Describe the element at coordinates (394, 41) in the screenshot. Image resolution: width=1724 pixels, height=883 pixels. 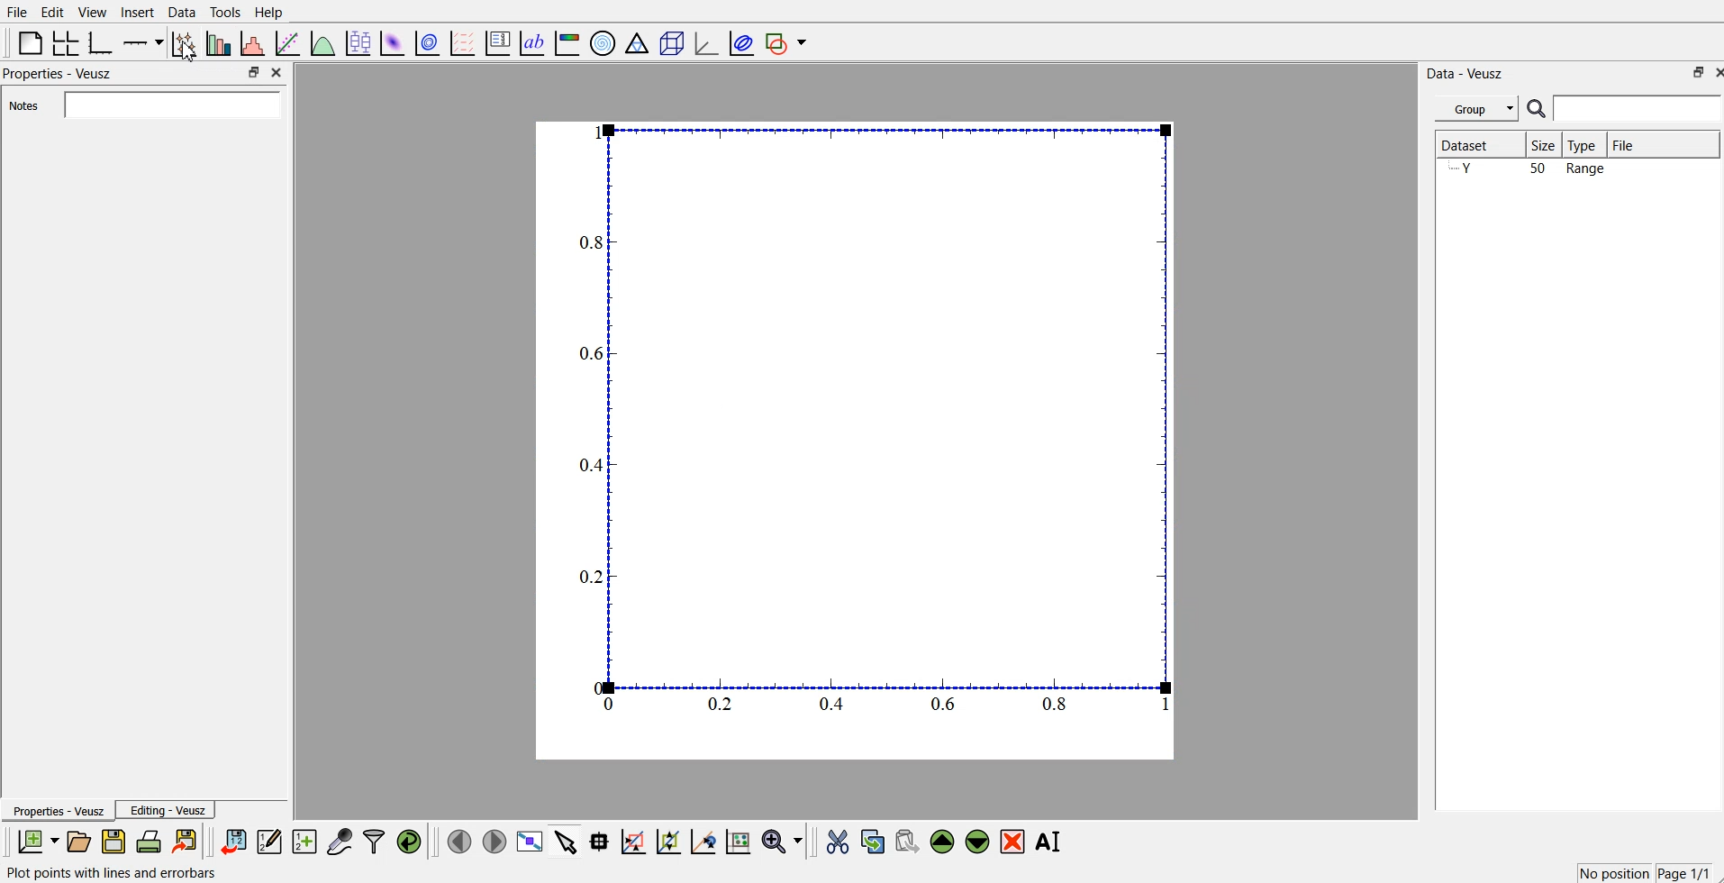
I see `plot 2d datasets as image` at that location.